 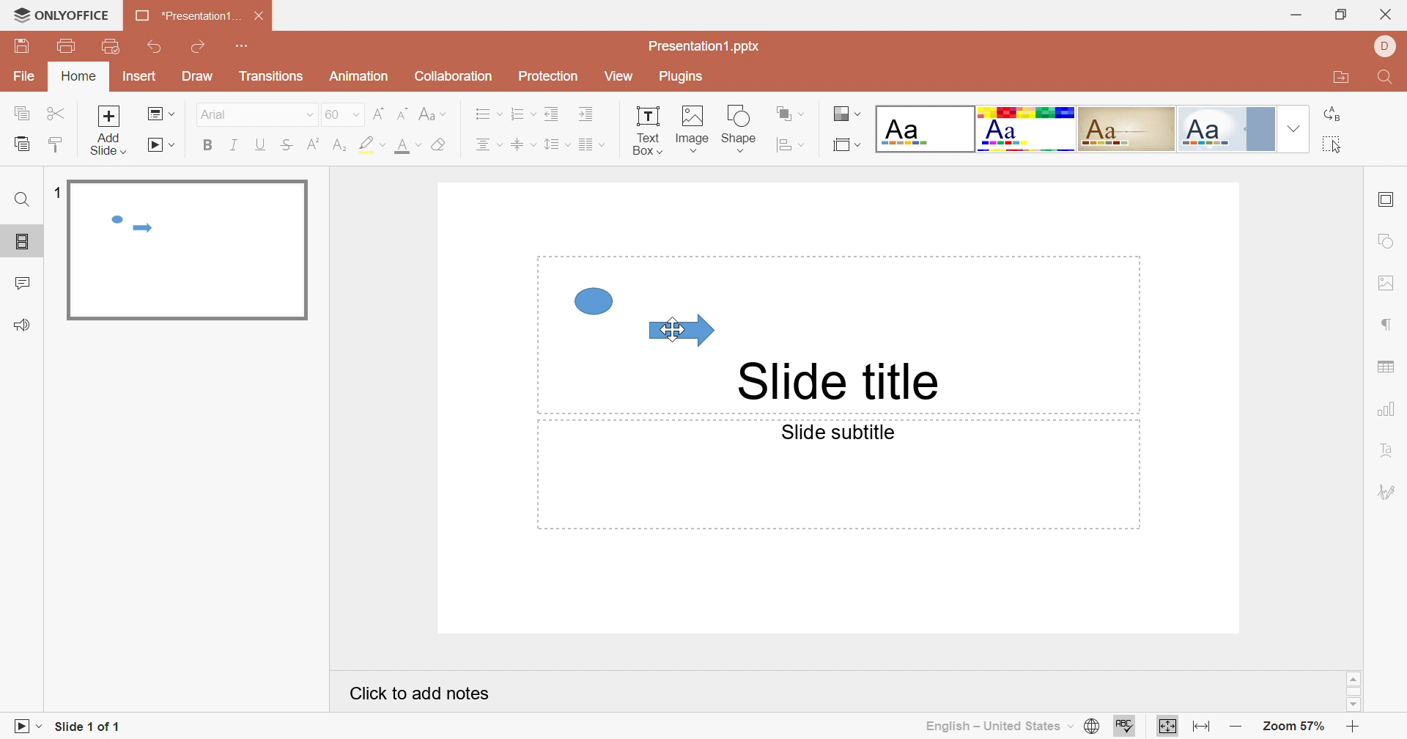 What do you see at coordinates (67, 46) in the screenshot?
I see `Print` at bounding box center [67, 46].